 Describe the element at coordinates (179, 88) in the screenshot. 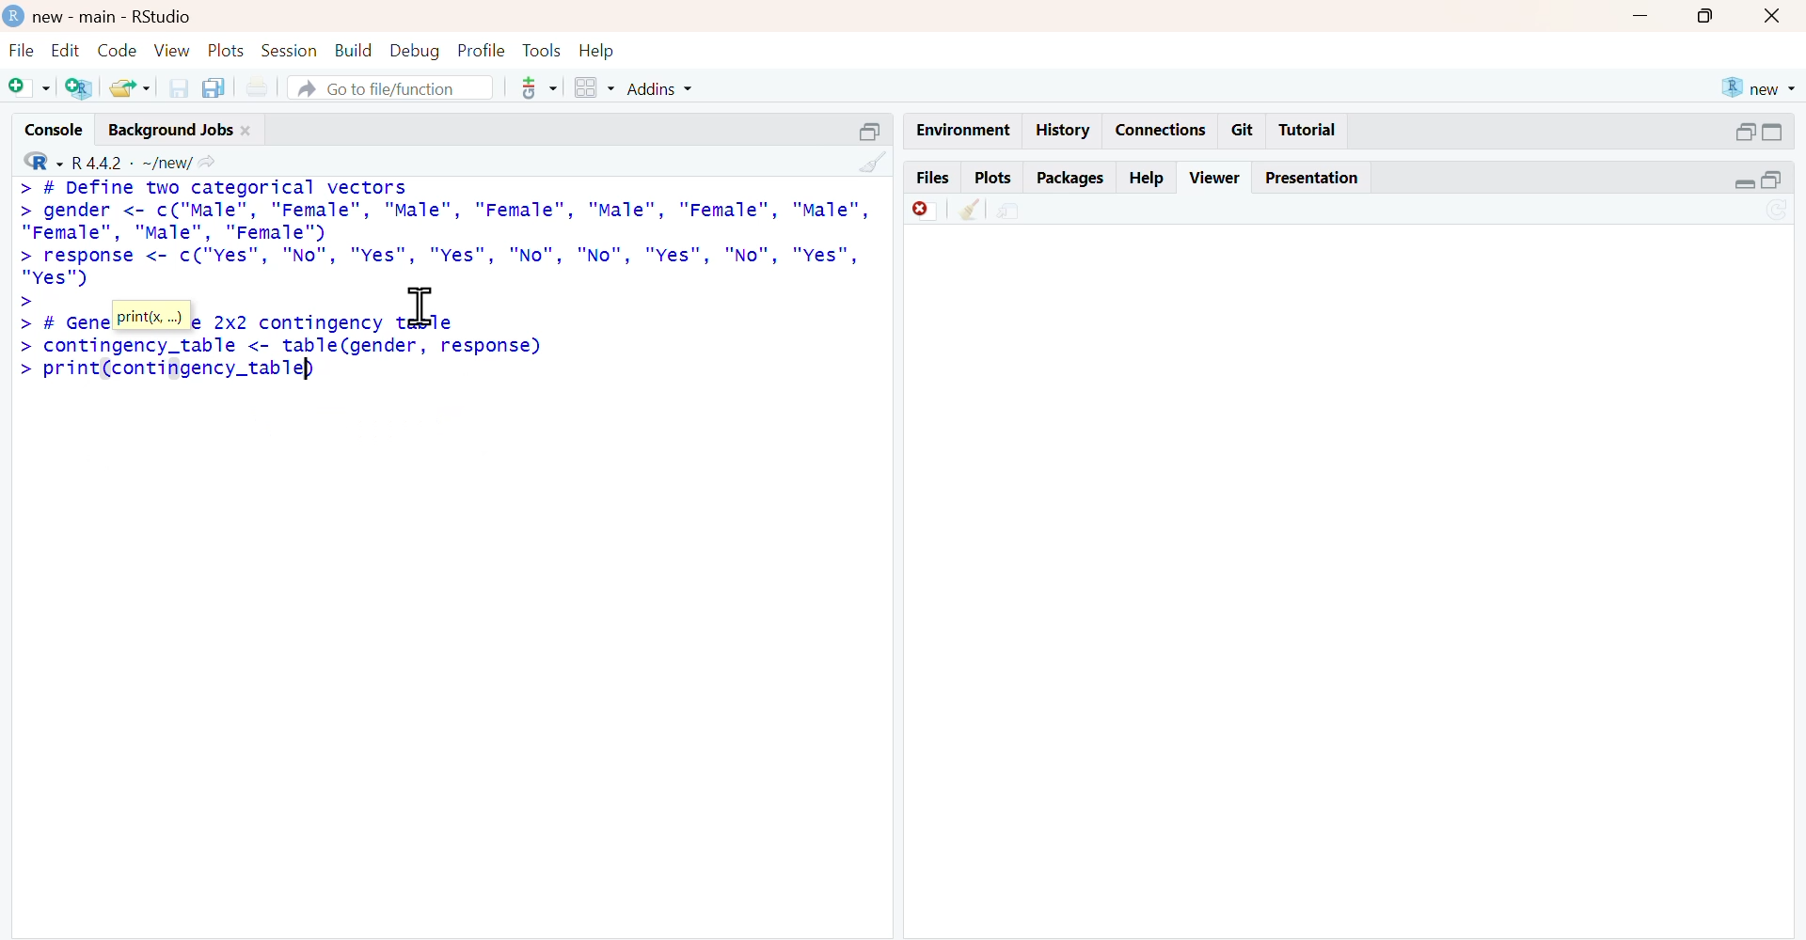

I see `save` at that location.